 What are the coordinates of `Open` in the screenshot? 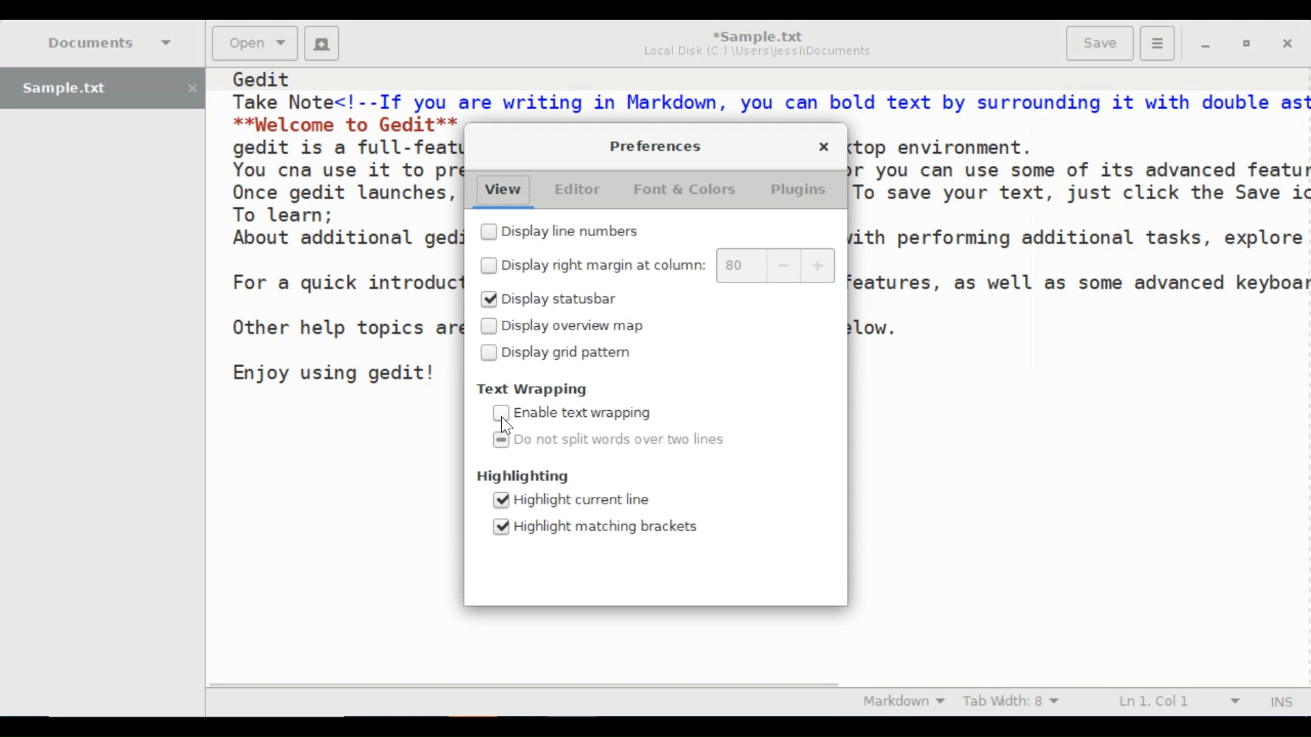 It's located at (255, 44).